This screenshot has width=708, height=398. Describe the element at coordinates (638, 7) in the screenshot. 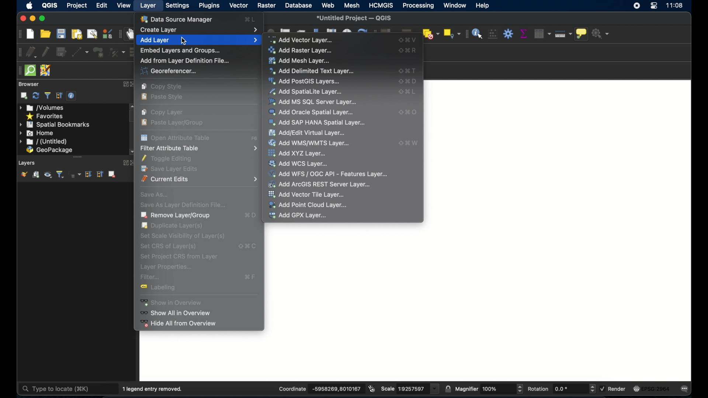

I see `screen recorder` at that location.